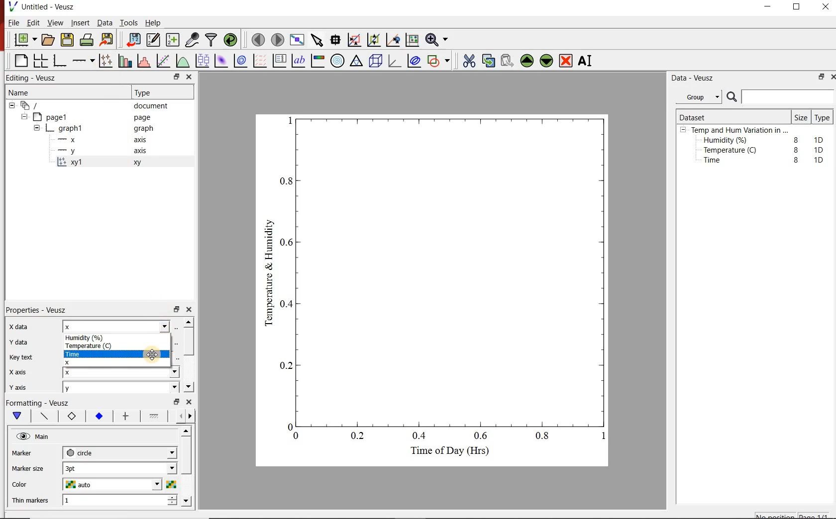 The width and height of the screenshot is (836, 519). What do you see at coordinates (44, 6) in the screenshot?
I see `Untitled - Veusz` at bounding box center [44, 6].